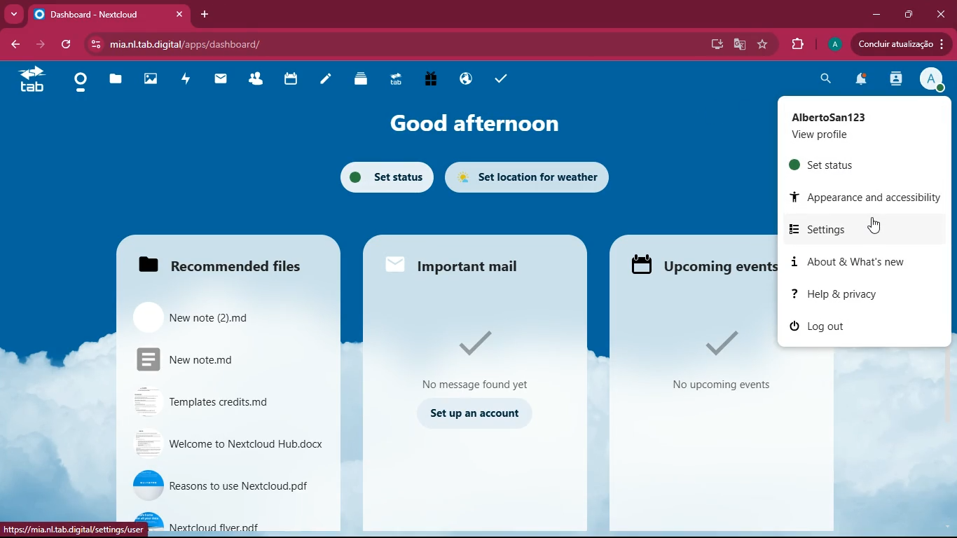  What do you see at coordinates (147, 81) in the screenshot?
I see `images` at bounding box center [147, 81].